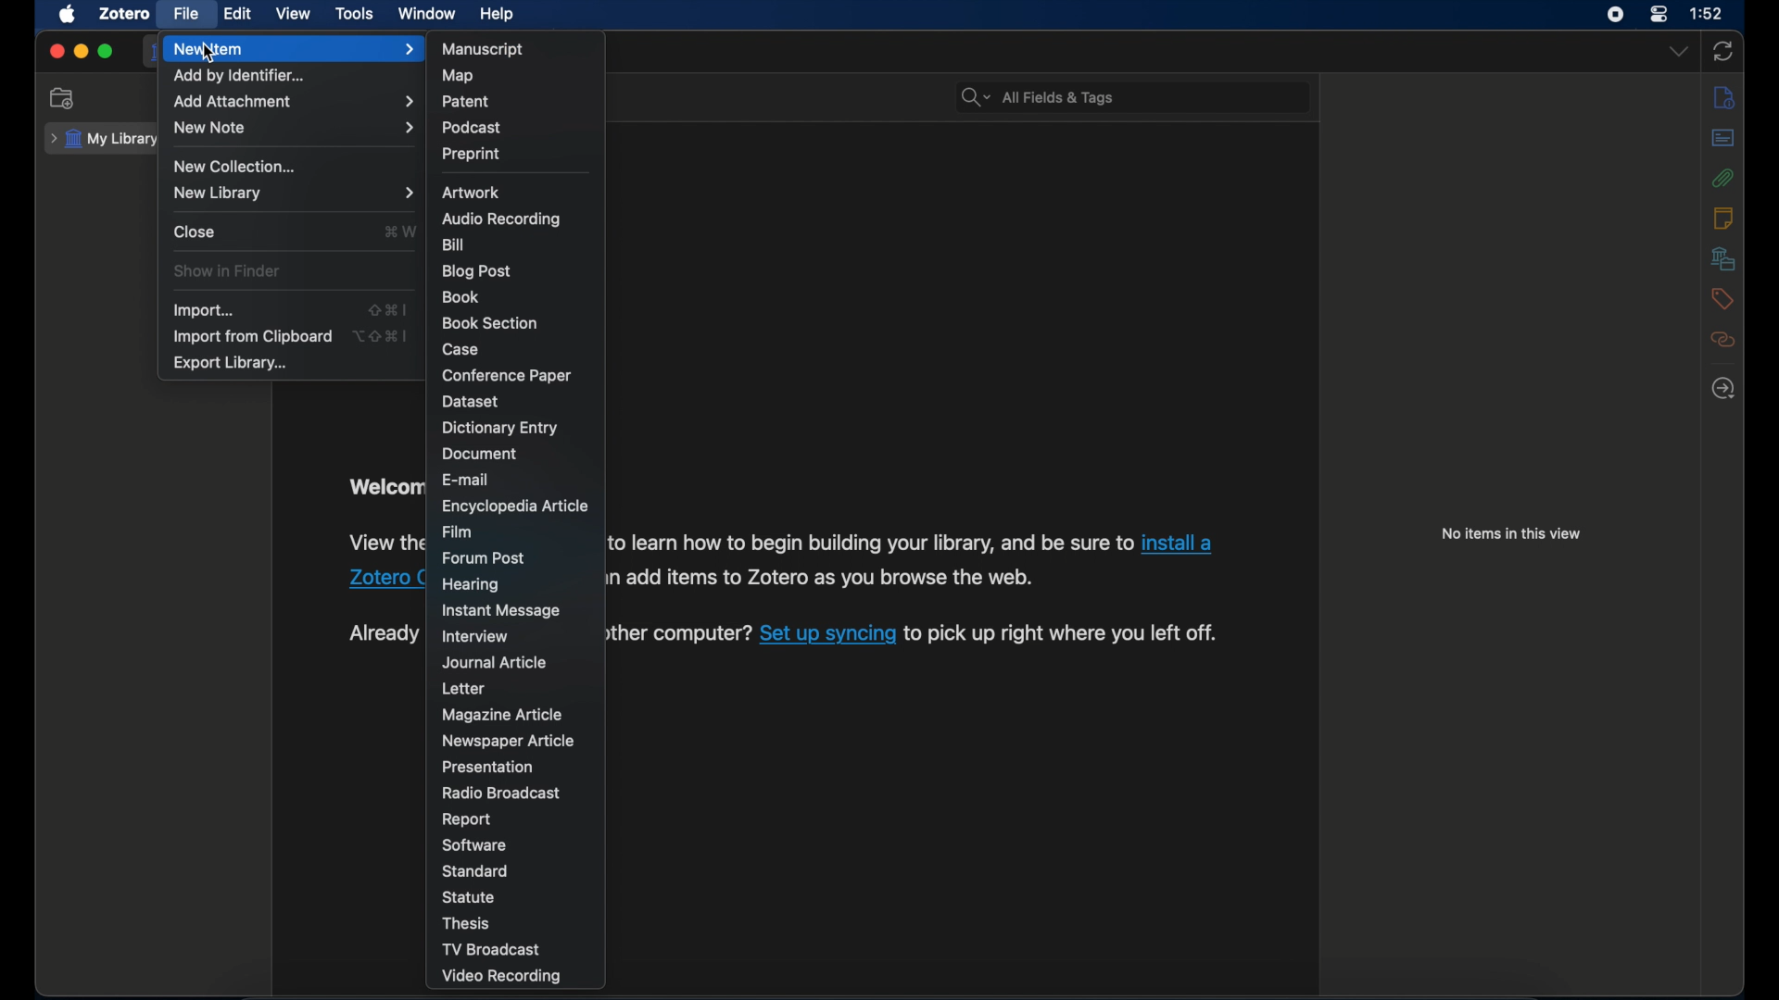 This screenshot has width=1779, height=1000. I want to click on sync, so click(1723, 53).